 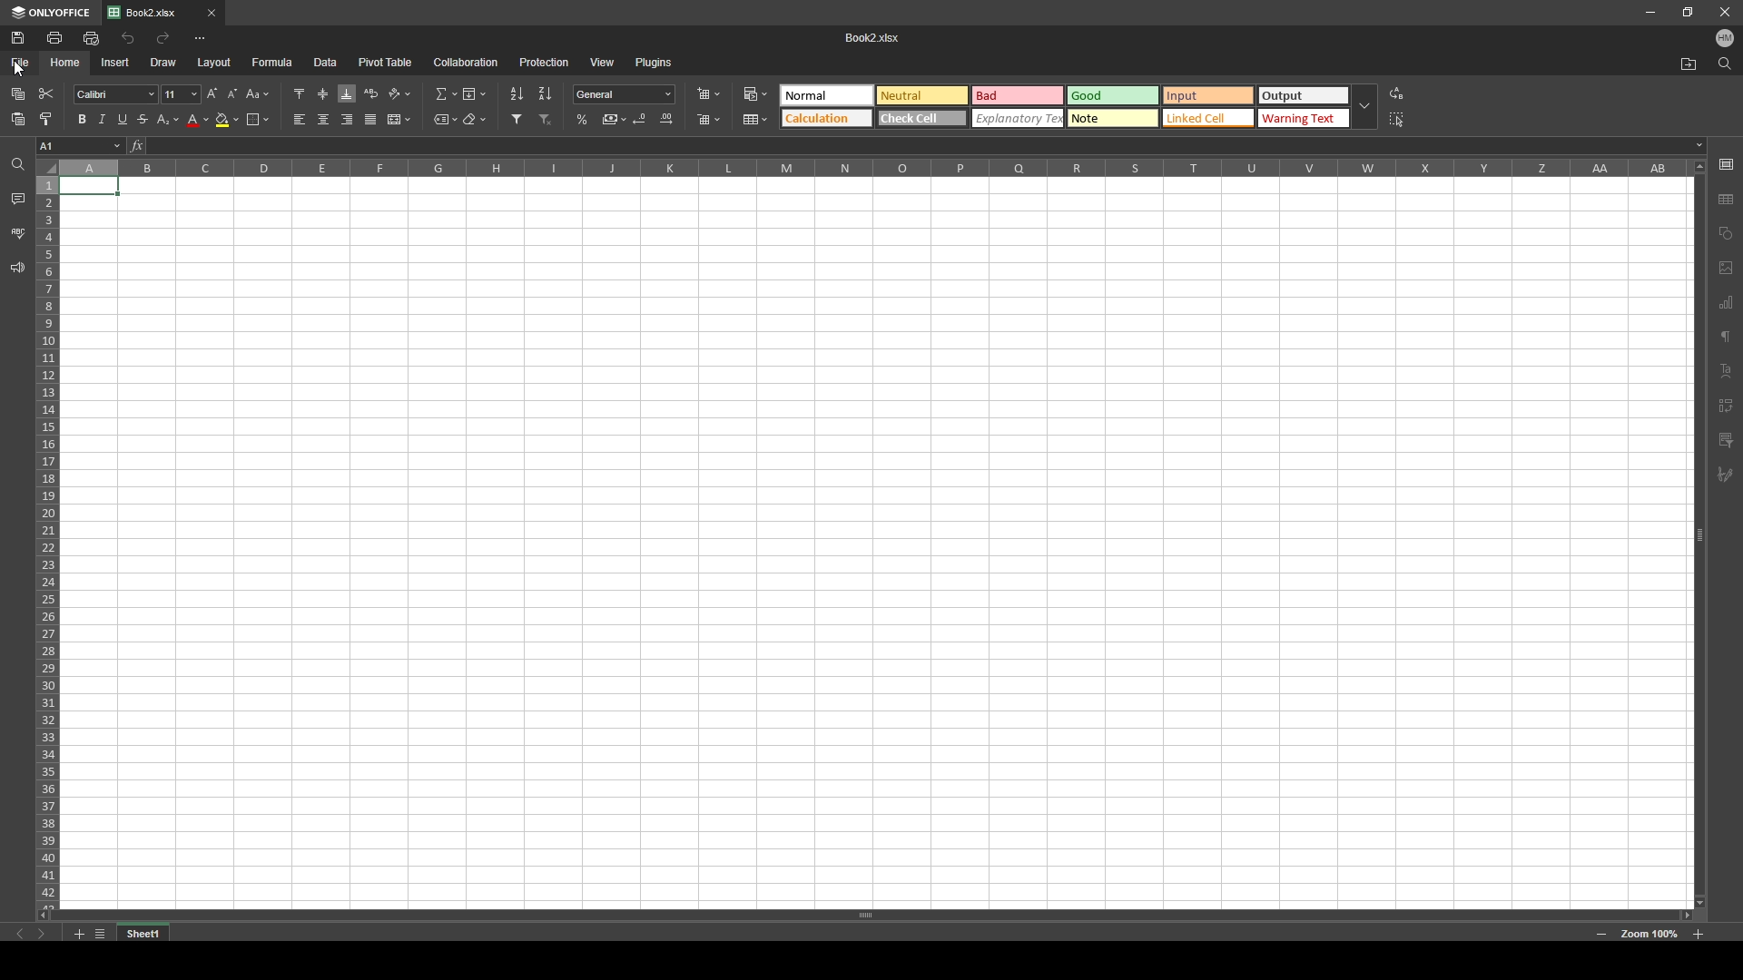 What do you see at coordinates (23, 63) in the screenshot?
I see `file` at bounding box center [23, 63].